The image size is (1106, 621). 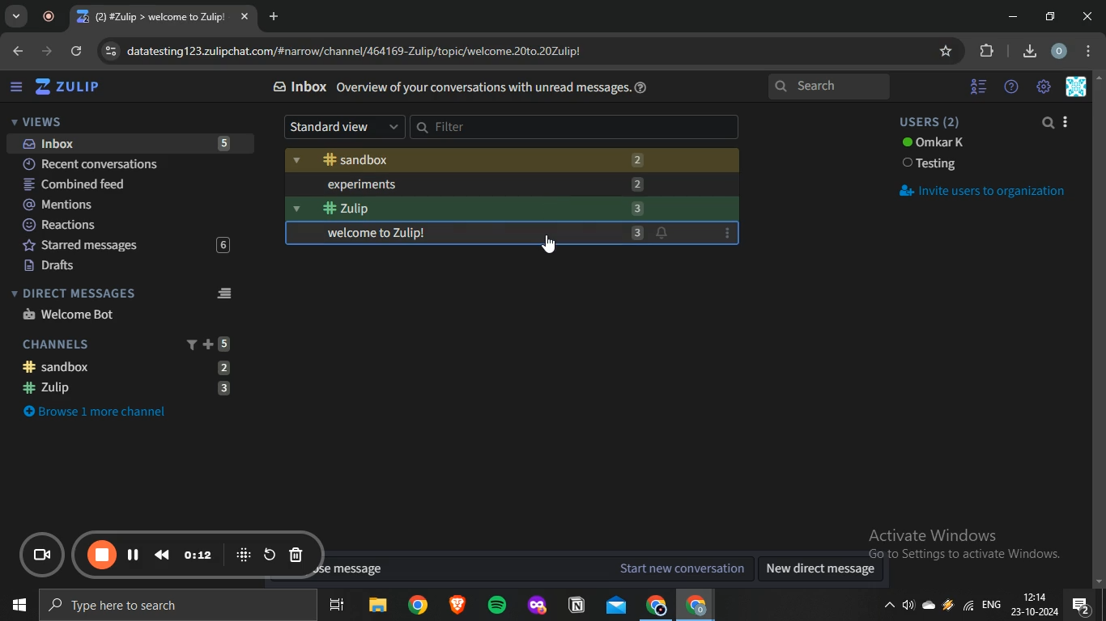 I want to click on go to next page, so click(x=49, y=51).